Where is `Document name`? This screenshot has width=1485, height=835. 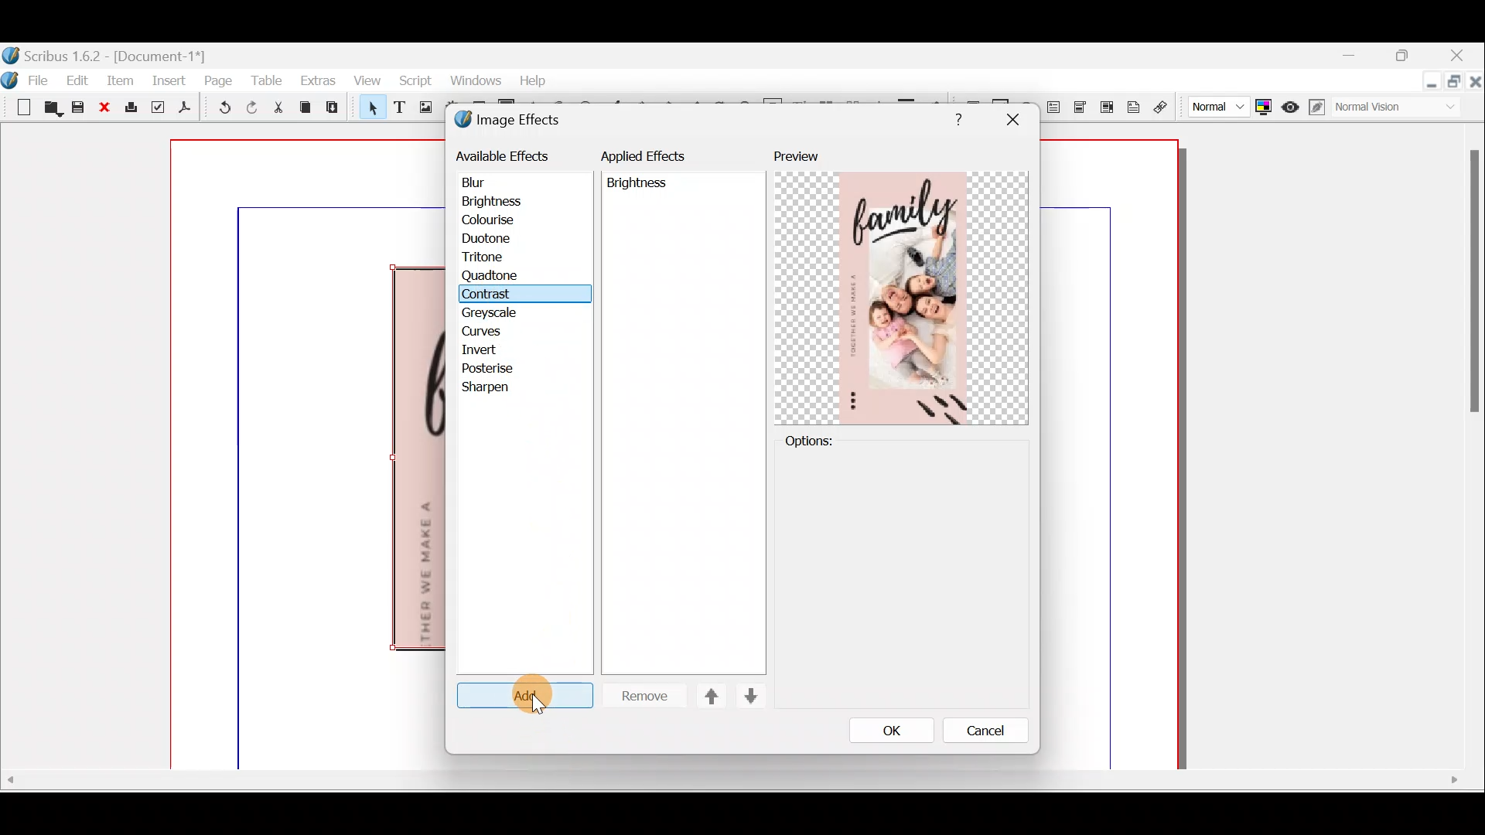 Document name is located at coordinates (106, 54).